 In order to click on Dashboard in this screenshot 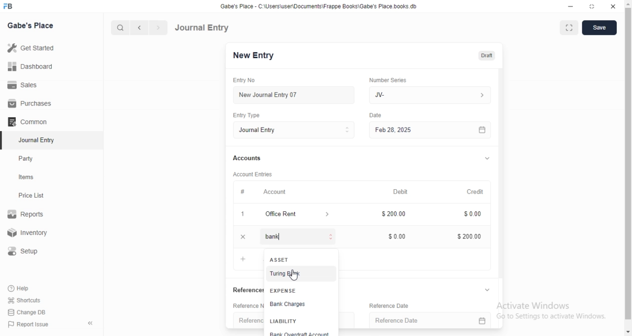, I will do `click(29, 67)`.